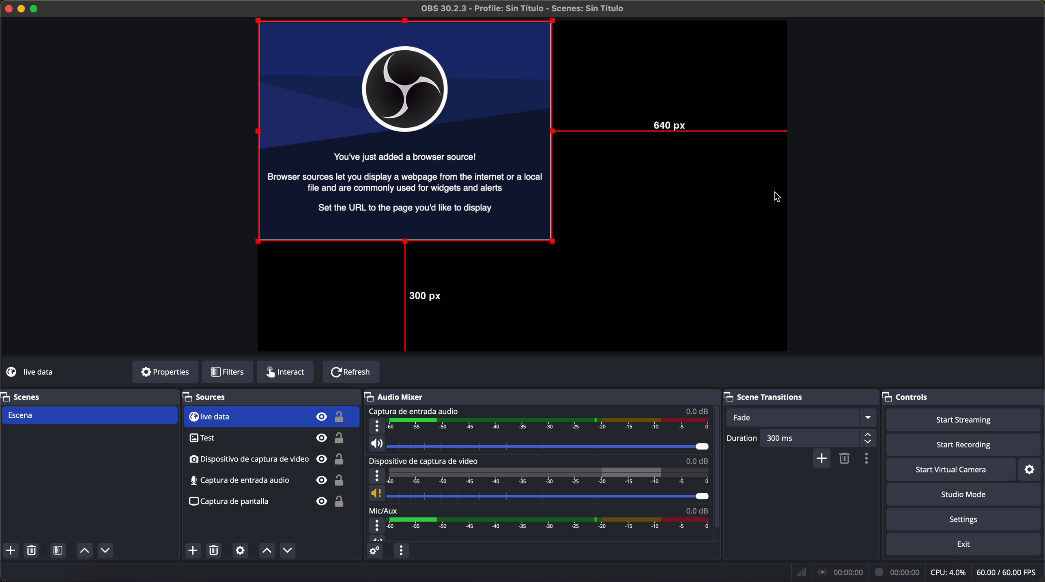  What do you see at coordinates (268, 480) in the screenshot?
I see `screenshot` at bounding box center [268, 480].